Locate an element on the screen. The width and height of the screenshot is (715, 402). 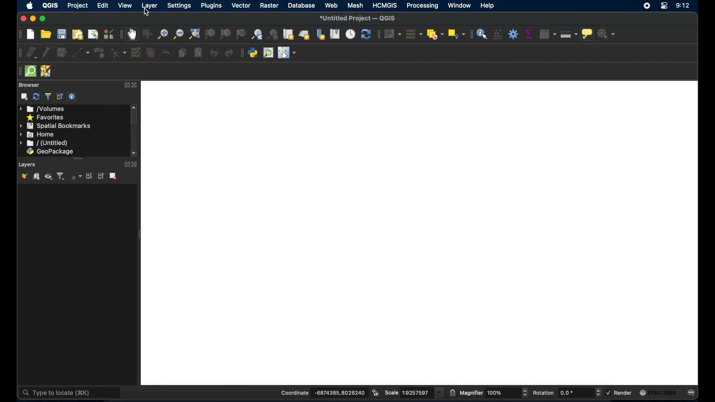
layer is located at coordinates (148, 5).